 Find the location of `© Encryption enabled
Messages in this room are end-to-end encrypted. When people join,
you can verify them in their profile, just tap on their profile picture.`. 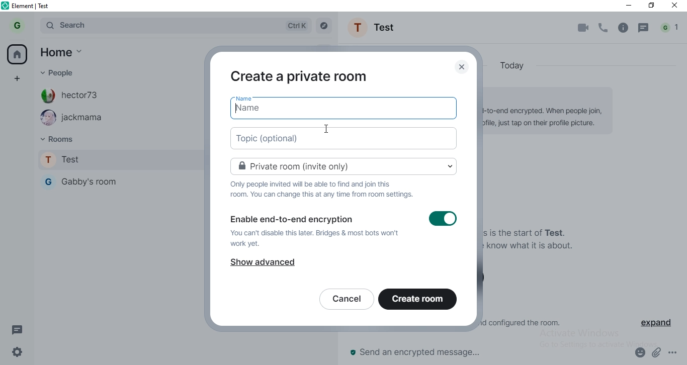

© Encryption enabled
Messages in this room are end-to-end encrypted. When people join,
you can verify them in their profile, just tap on their profile picture. is located at coordinates (551, 114).